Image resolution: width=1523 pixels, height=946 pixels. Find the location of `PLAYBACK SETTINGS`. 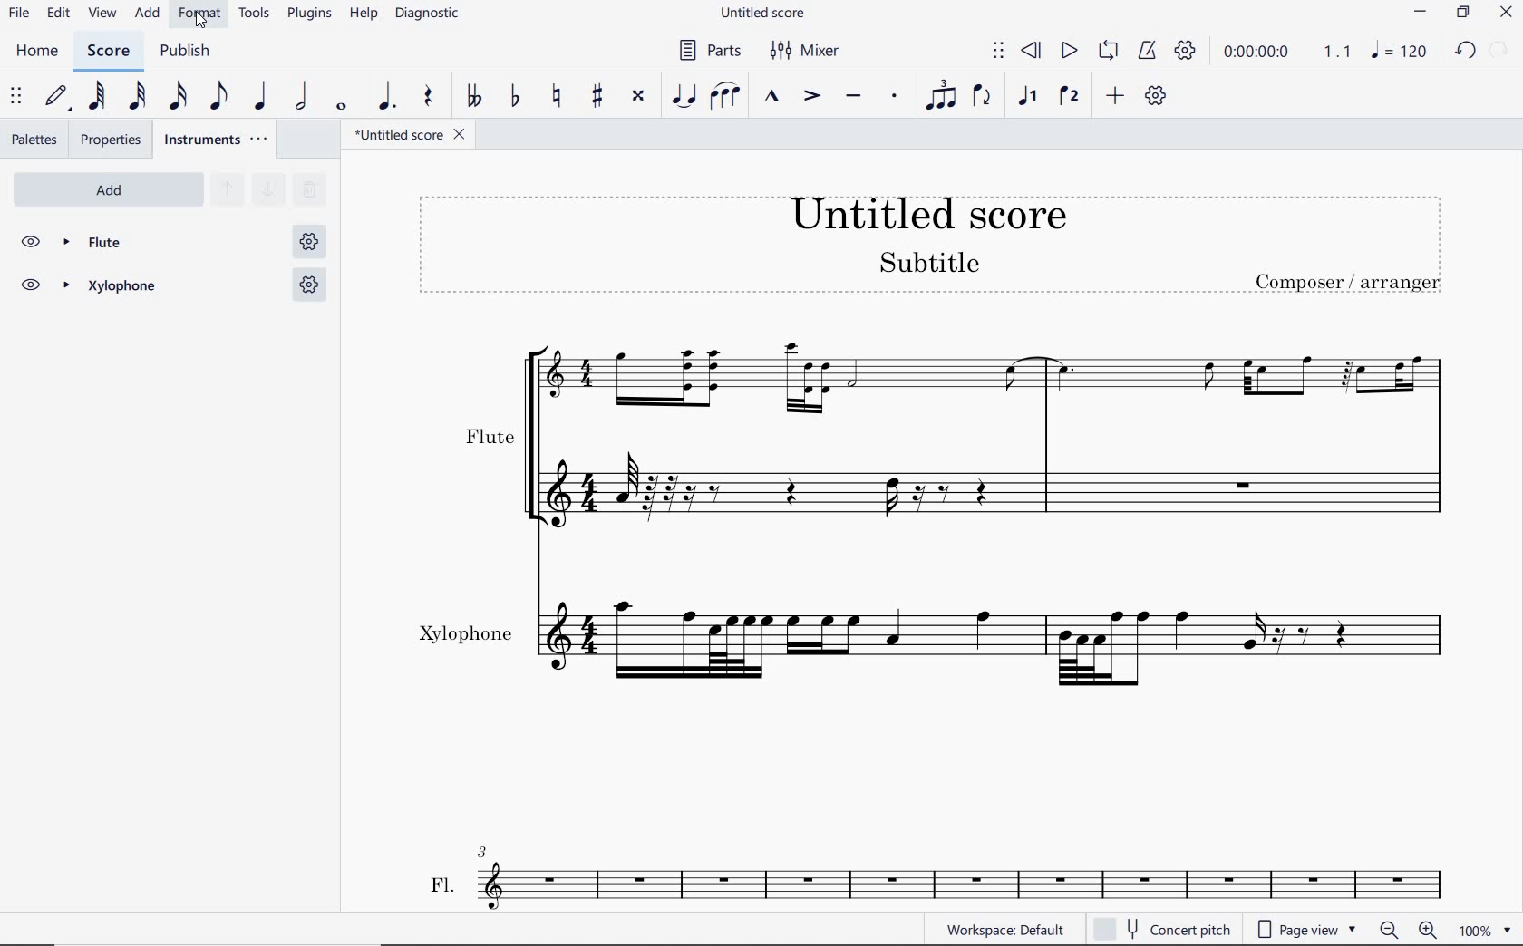

PLAYBACK SETTINGS is located at coordinates (1185, 52).